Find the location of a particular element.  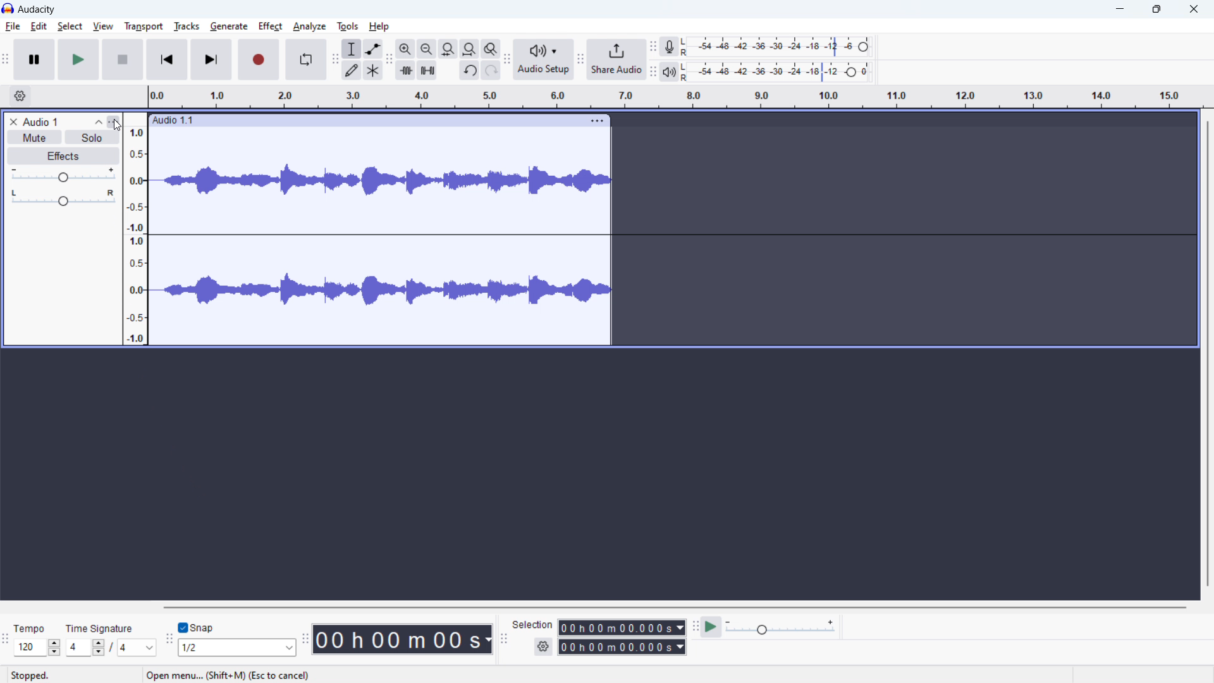

horizontal scrollbar is located at coordinates (677, 607).